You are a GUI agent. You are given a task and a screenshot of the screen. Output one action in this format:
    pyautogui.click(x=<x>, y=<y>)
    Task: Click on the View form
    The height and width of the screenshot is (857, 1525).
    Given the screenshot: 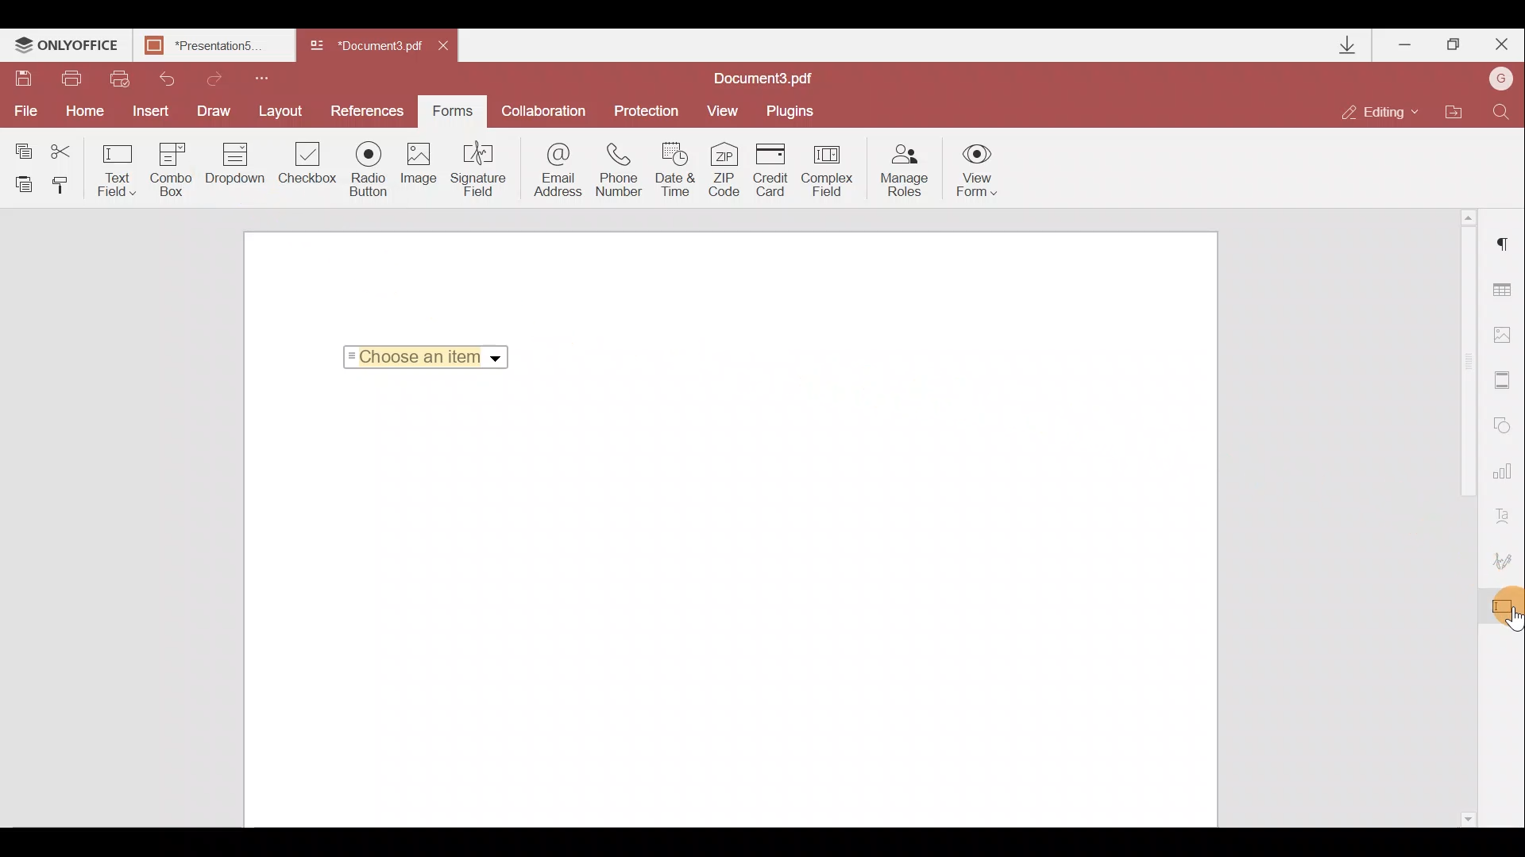 What is the action you would take?
    pyautogui.click(x=975, y=170)
    